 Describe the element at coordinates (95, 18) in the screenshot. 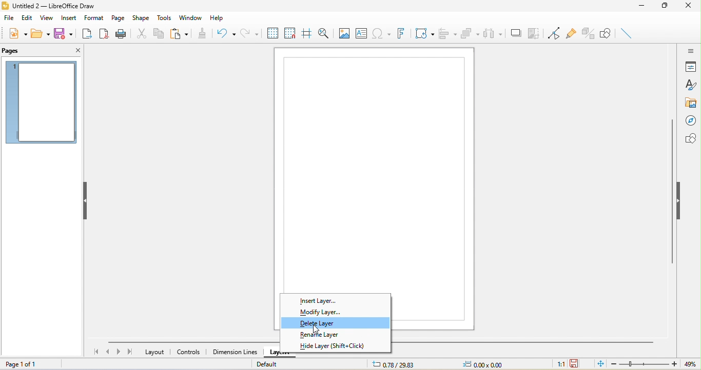

I see `format` at that location.